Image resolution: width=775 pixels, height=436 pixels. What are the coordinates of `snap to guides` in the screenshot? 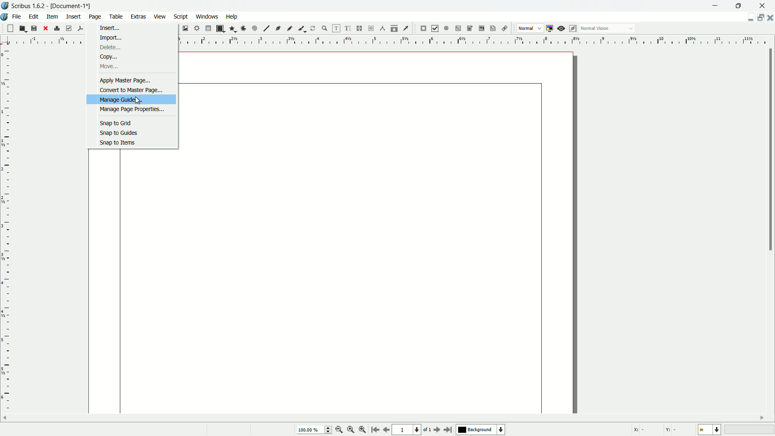 It's located at (118, 133).